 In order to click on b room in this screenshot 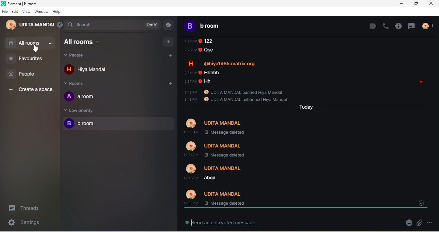, I will do `click(208, 27)`.